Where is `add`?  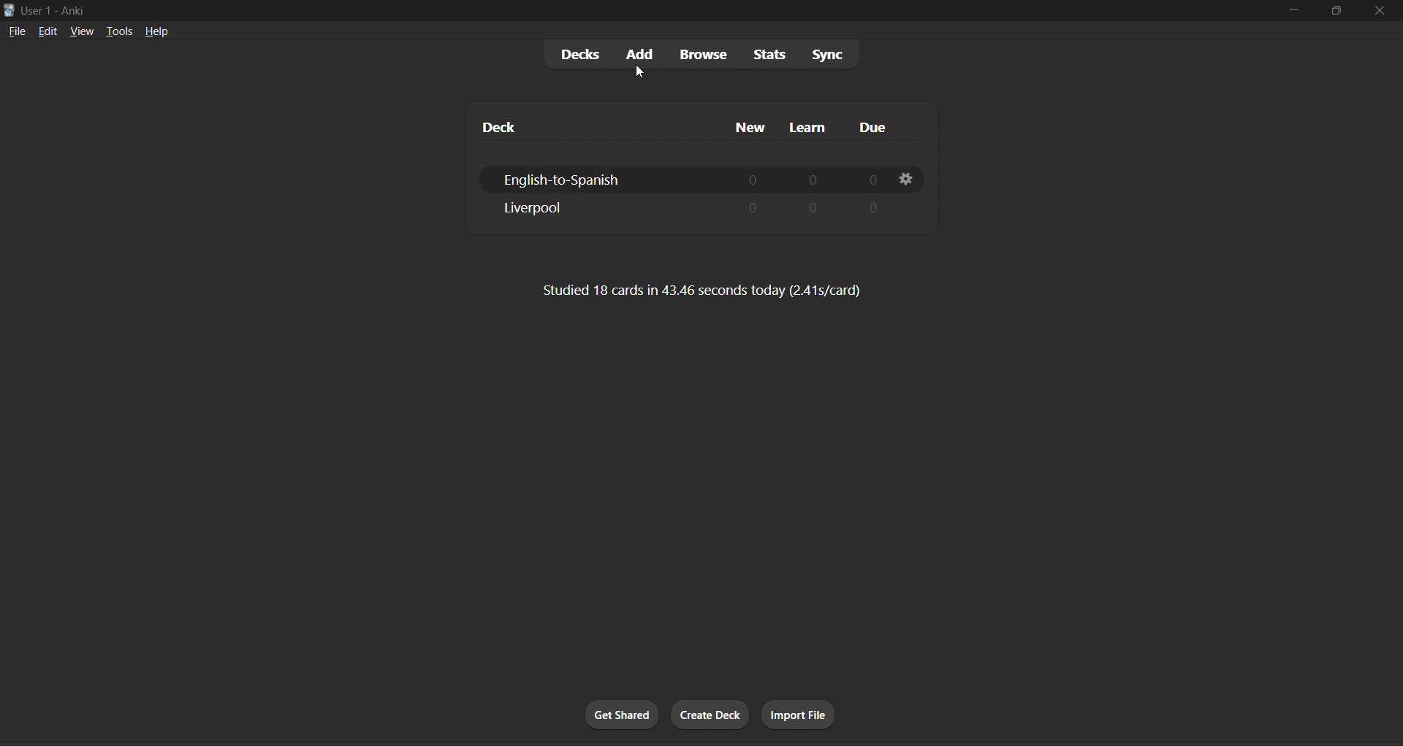 add is located at coordinates (640, 53).